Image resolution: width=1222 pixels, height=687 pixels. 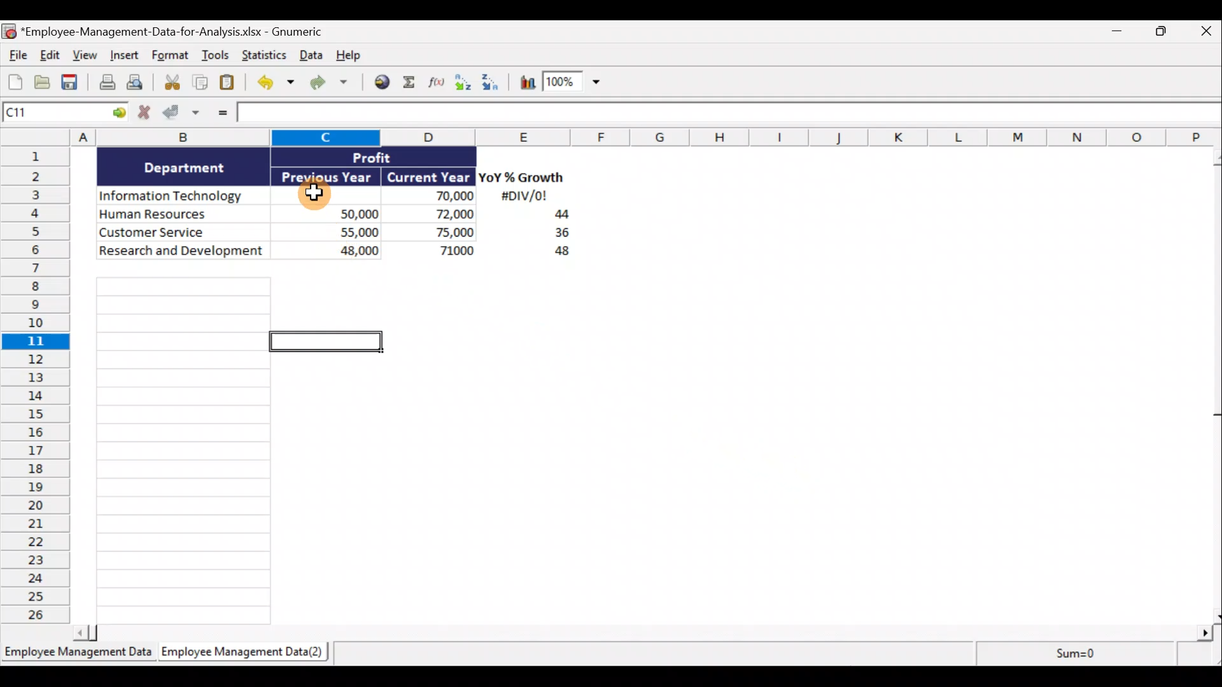 I want to click on Customer Service, so click(x=183, y=231).